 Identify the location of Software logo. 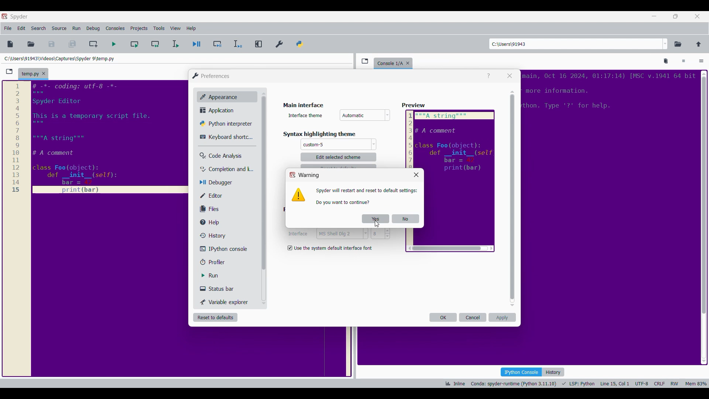
(5, 16).